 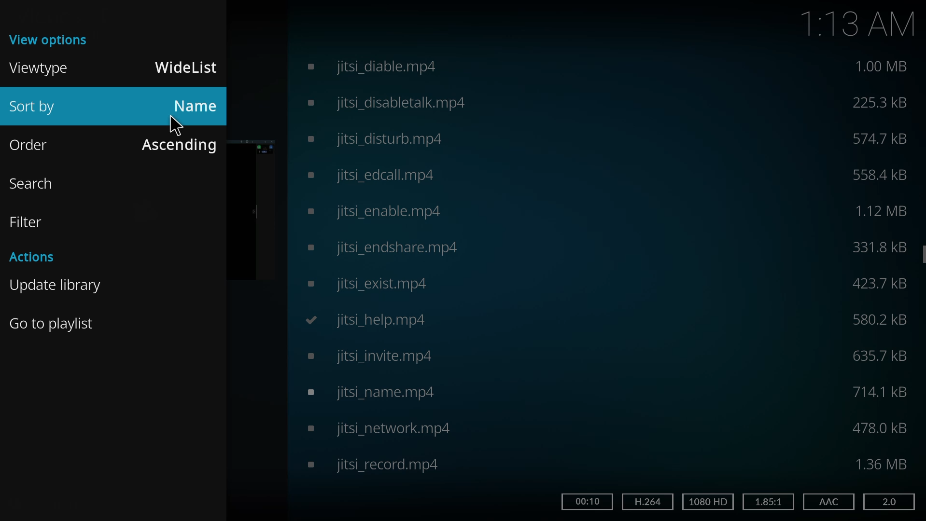 What do you see at coordinates (645, 502) in the screenshot?
I see `h` at bounding box center [645, 502].